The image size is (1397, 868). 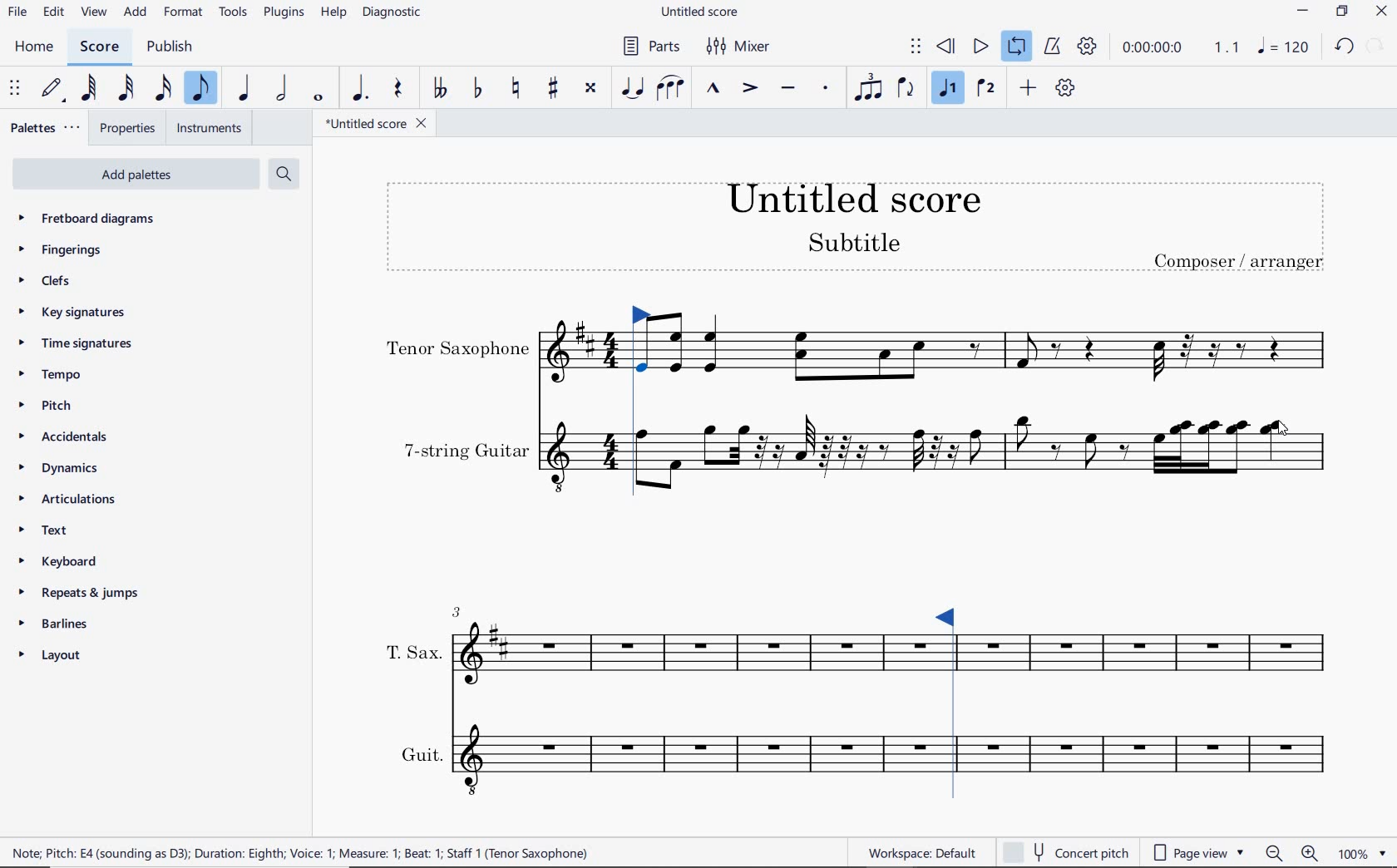 What do you see at coordinates (140, 175) in the screenshot?
I see `ADD PALETTES` at bounding box center [140, 175].